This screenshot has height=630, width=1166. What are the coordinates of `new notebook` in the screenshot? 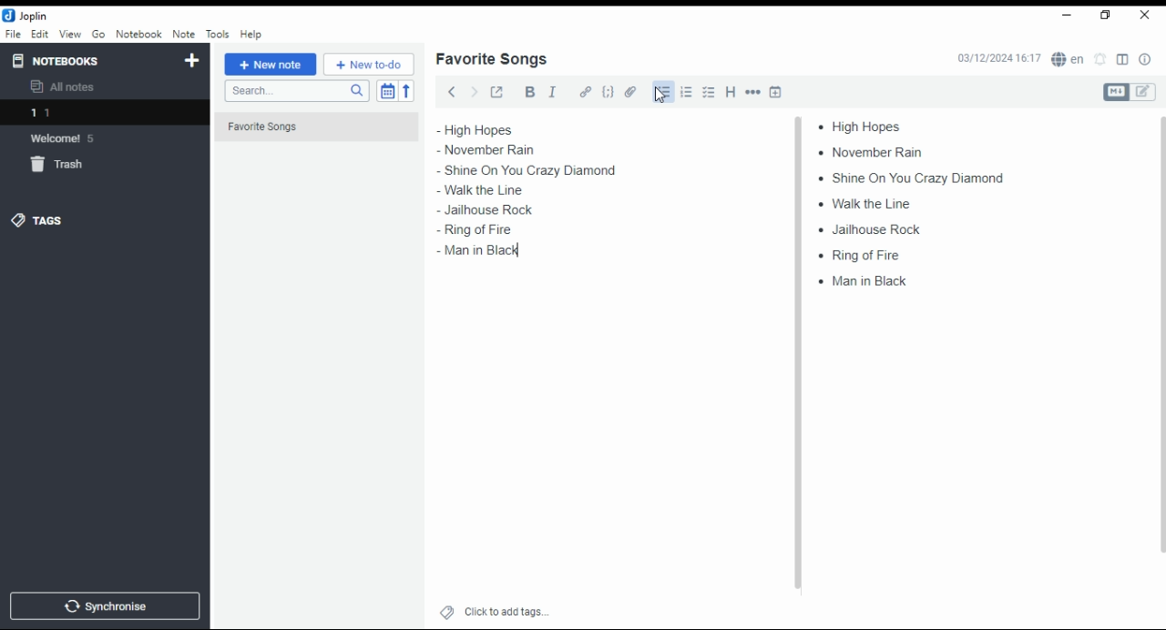 It's located at (192, 61).